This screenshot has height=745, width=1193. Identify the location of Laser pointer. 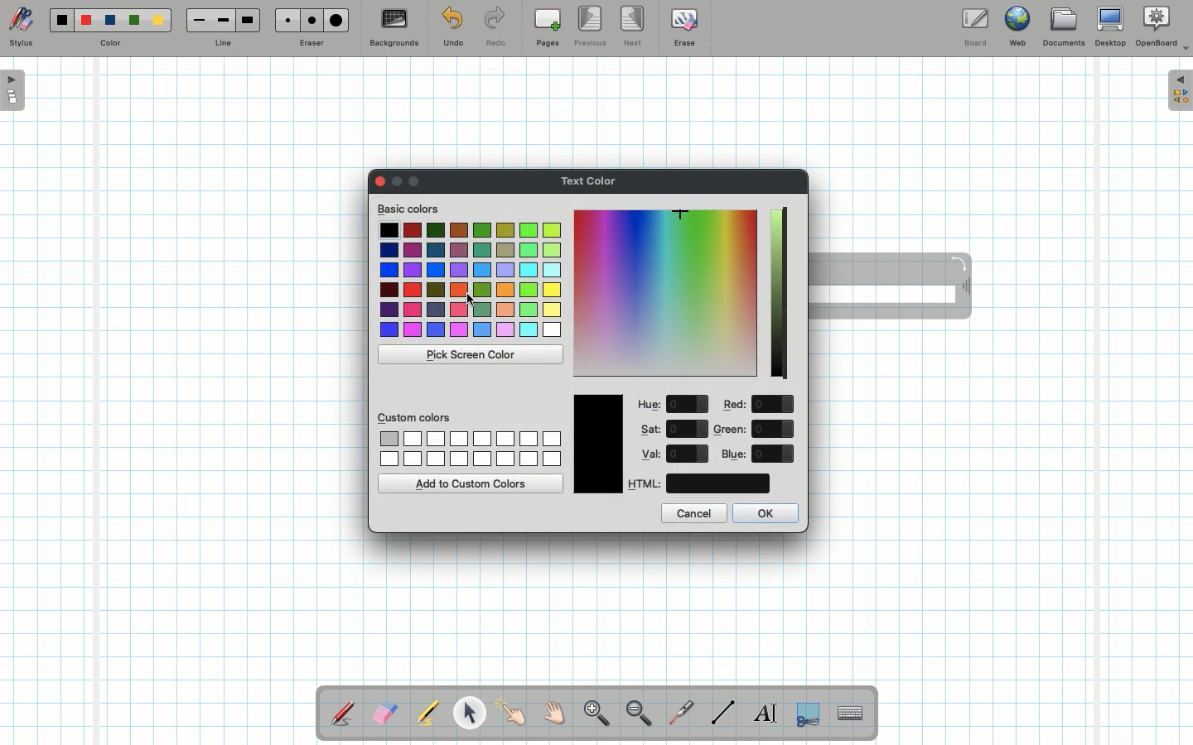
(678, 714).